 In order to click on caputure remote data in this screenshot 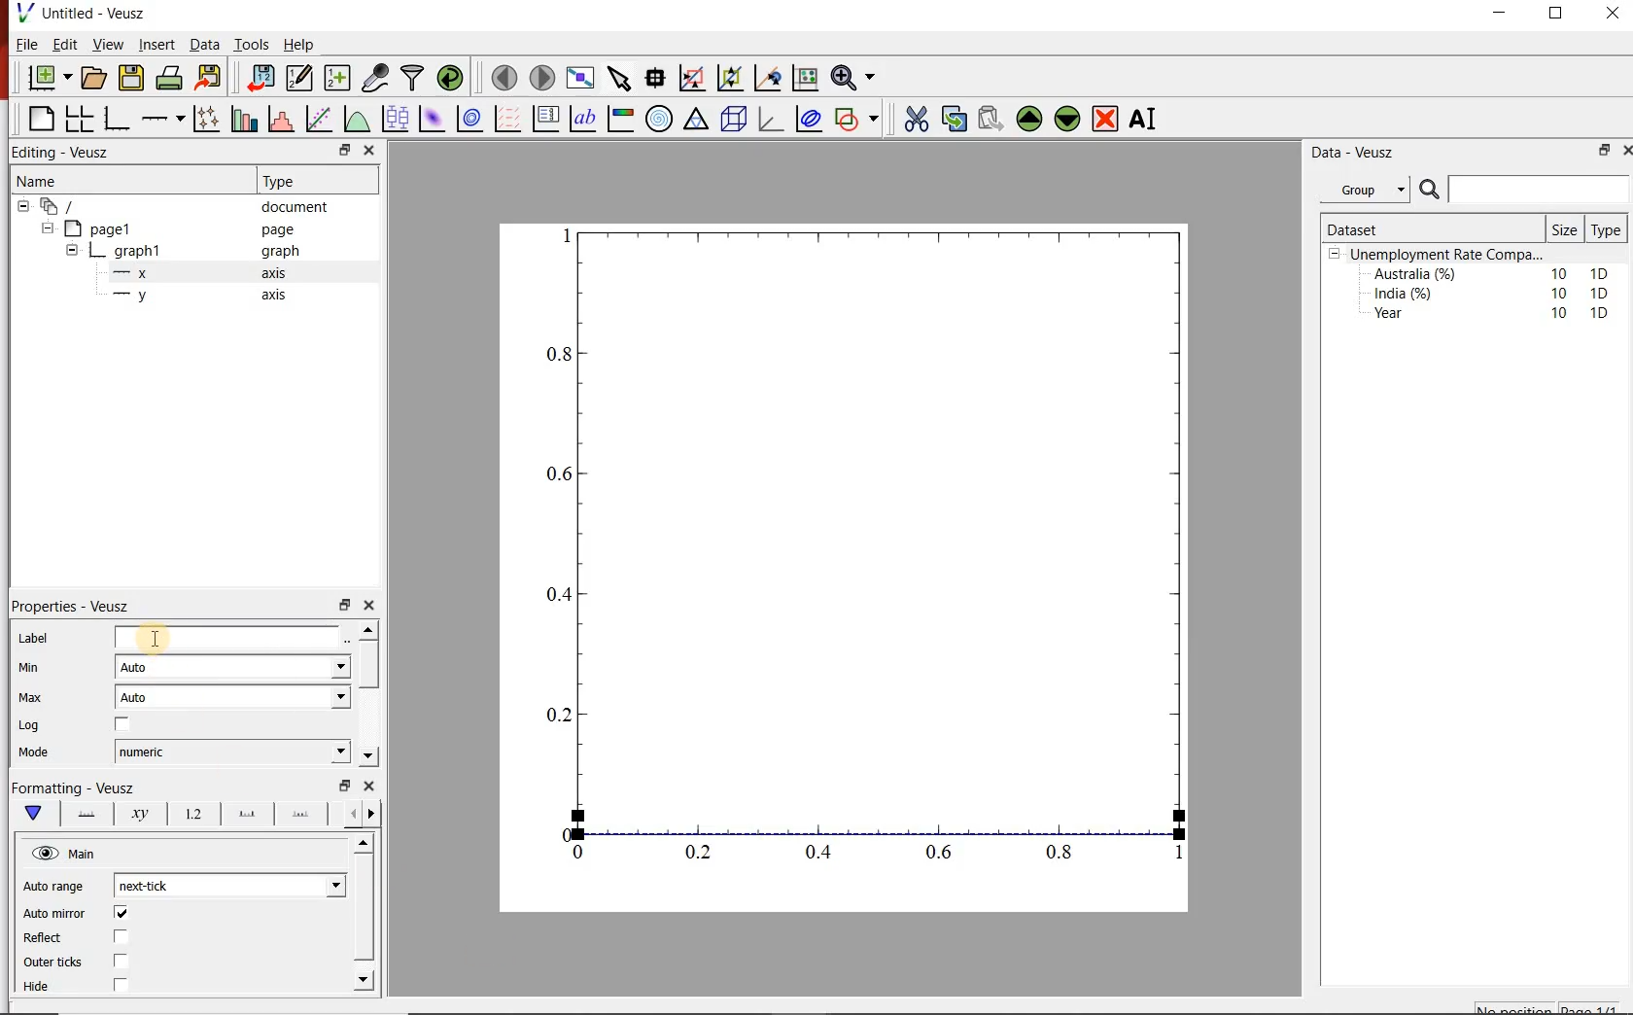, I will do `click(377, 77)`.